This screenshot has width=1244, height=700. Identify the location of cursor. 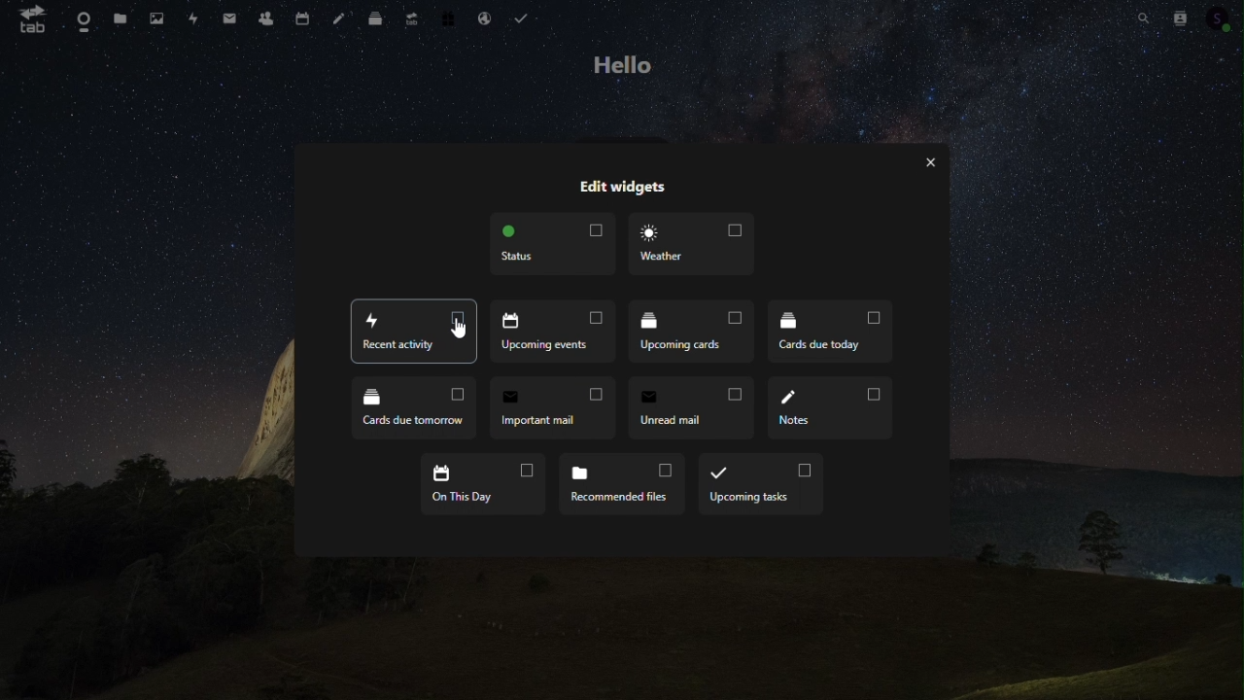
(457, 327).